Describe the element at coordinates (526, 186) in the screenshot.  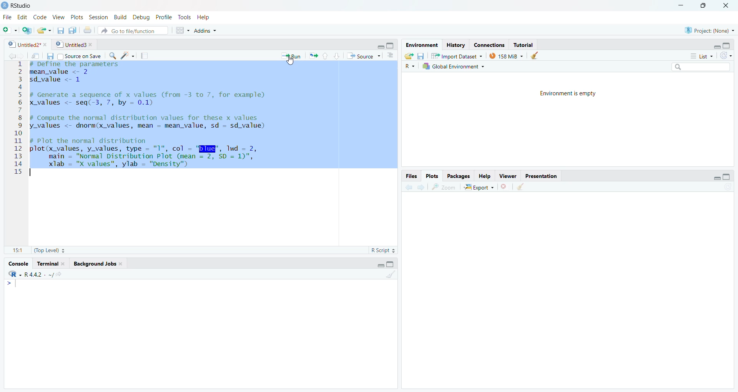
I see `show in new window` at that location.